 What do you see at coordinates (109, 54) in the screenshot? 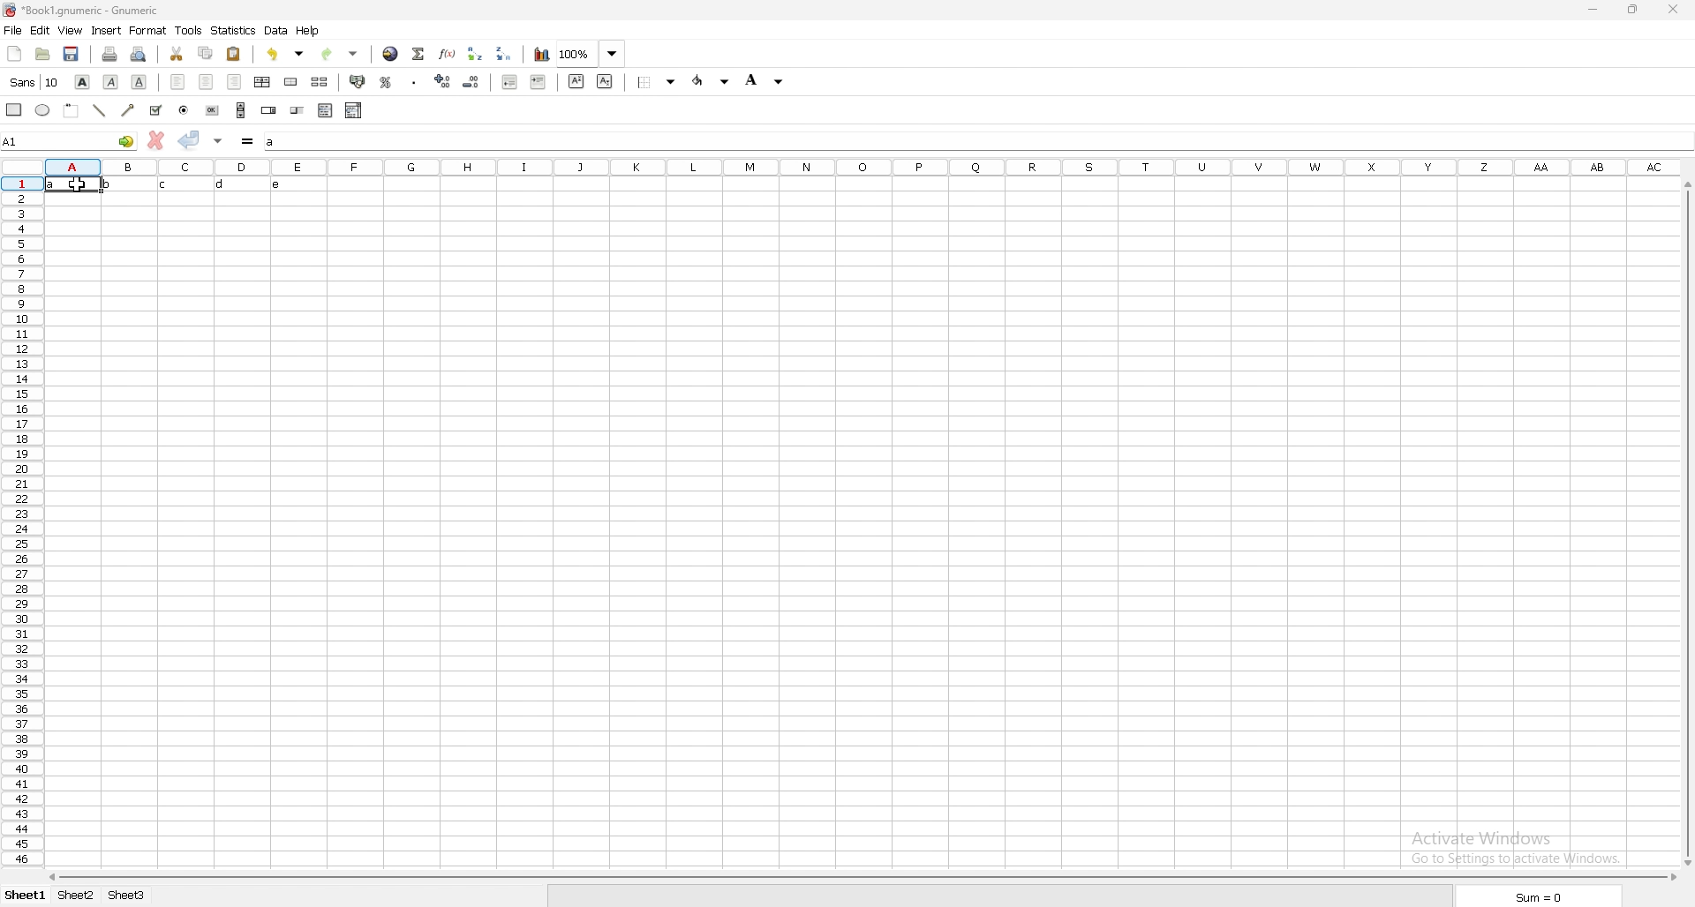
I see `print` at bounding box center [109, 54].